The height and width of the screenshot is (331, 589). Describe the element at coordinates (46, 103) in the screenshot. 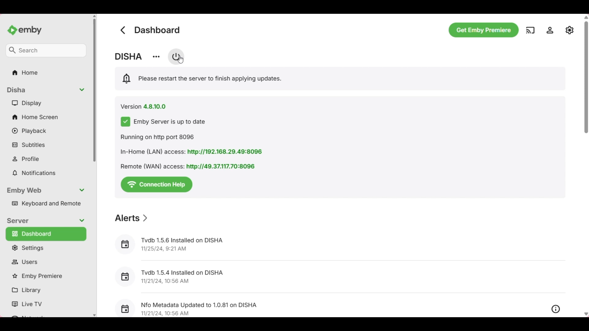

I see `Display` at that location.